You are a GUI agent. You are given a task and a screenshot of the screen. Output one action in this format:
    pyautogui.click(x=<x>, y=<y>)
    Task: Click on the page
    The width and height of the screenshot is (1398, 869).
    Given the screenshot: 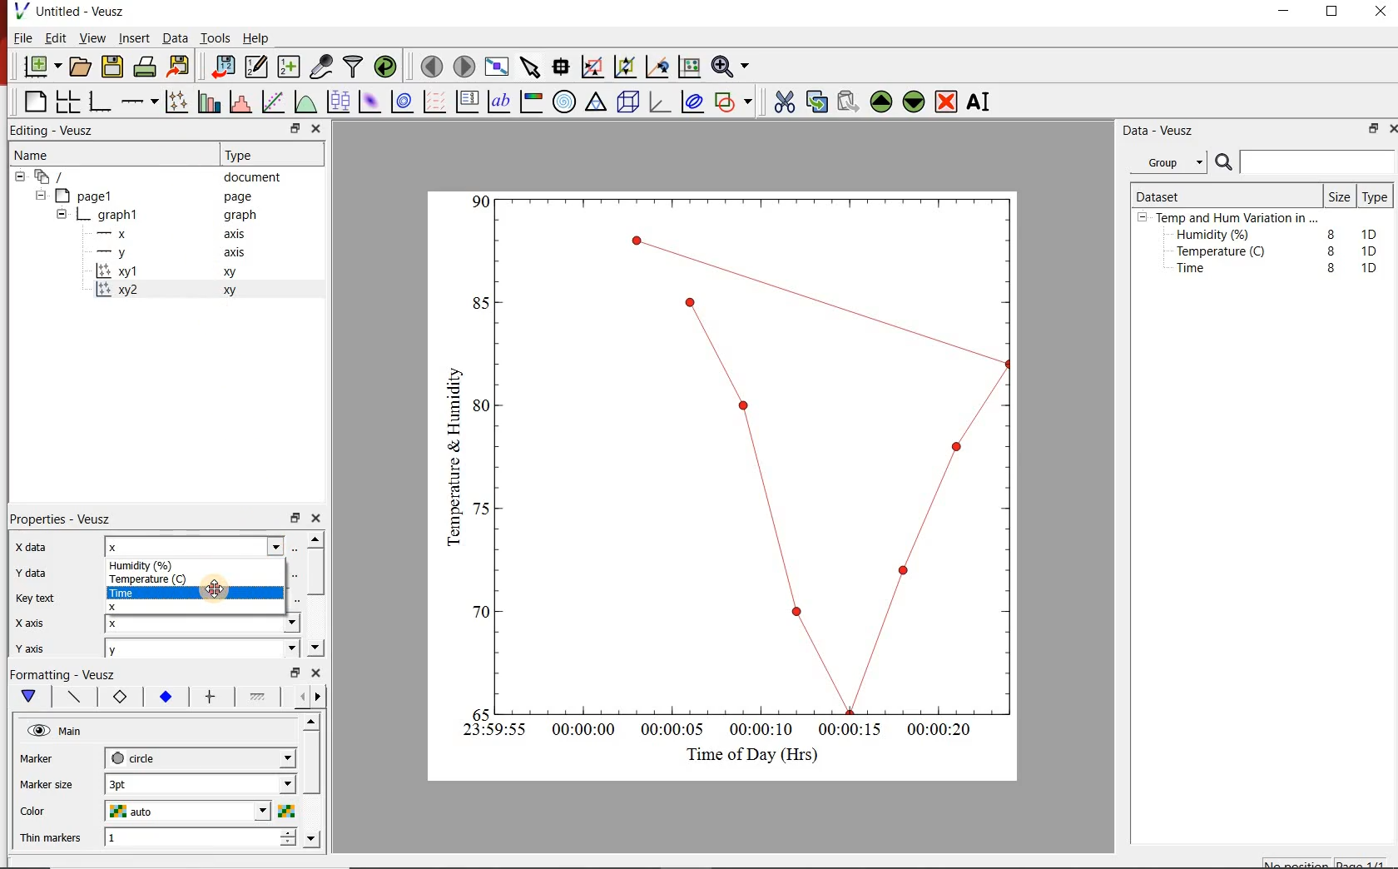 What is the action you would take?
    pyautogui.click(x=241, y=197)
    